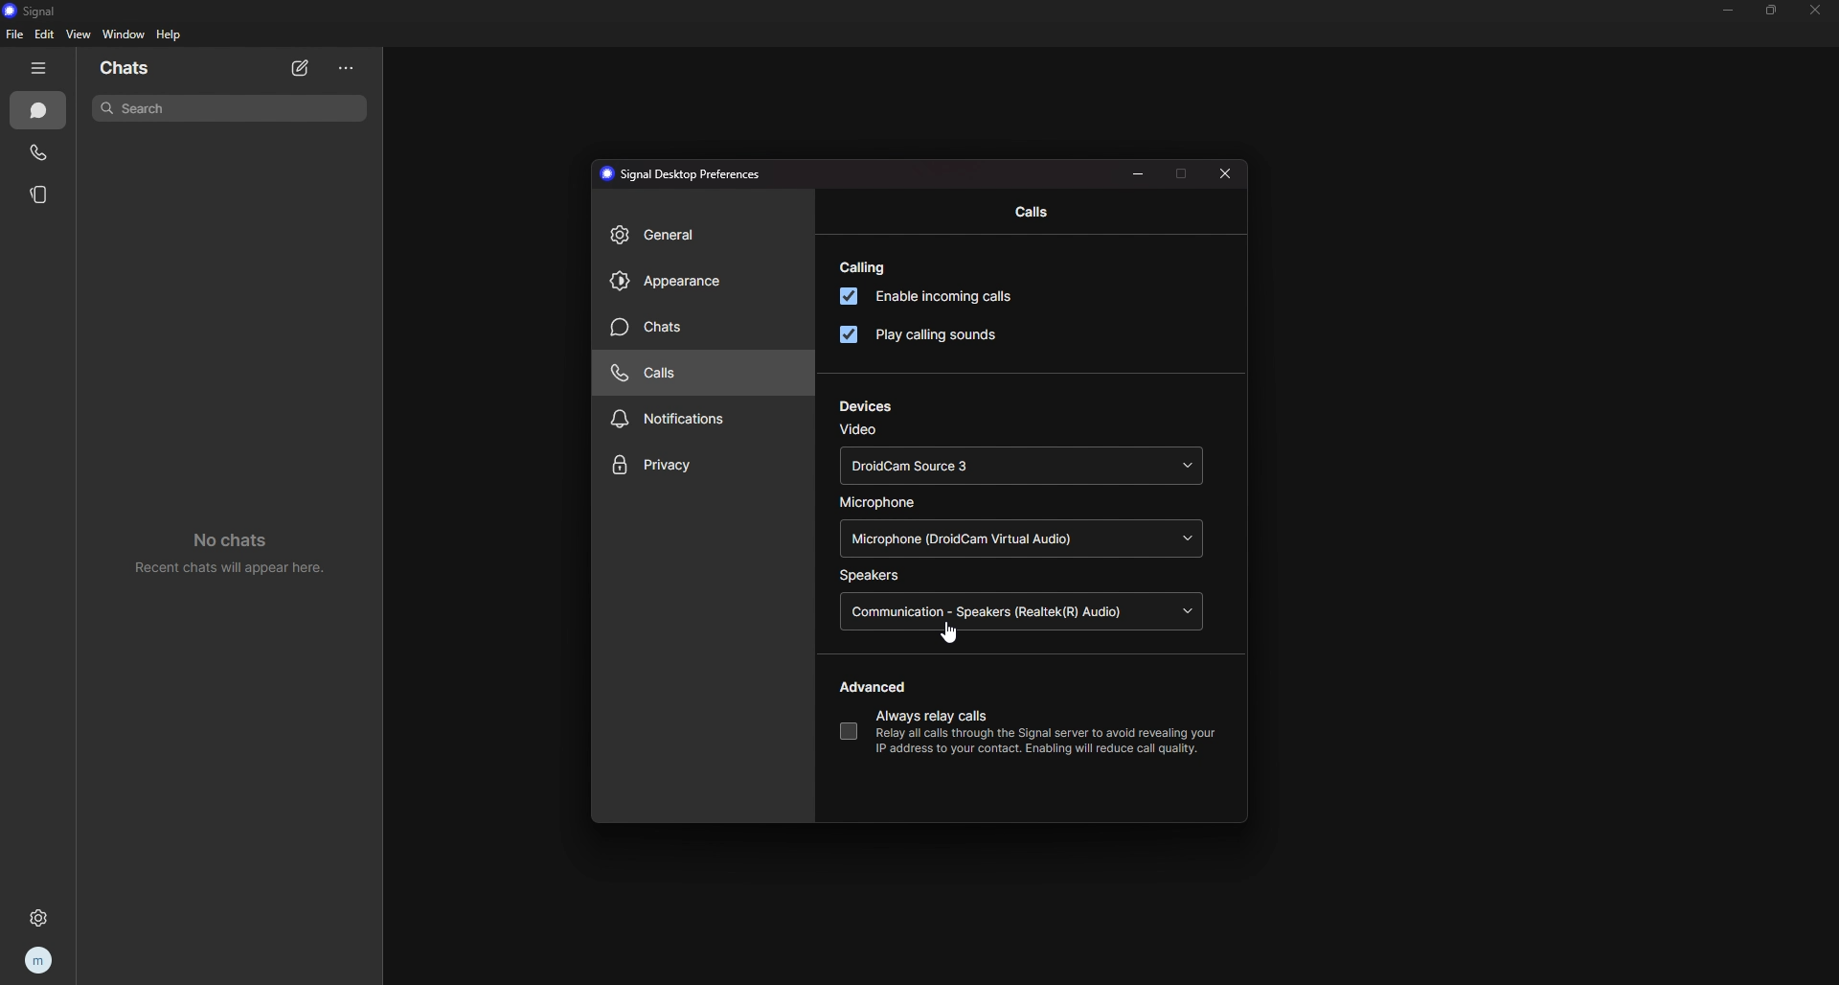 The width and height of the screenshot is (1839, 985). I want to click on file, so click(14, 35).